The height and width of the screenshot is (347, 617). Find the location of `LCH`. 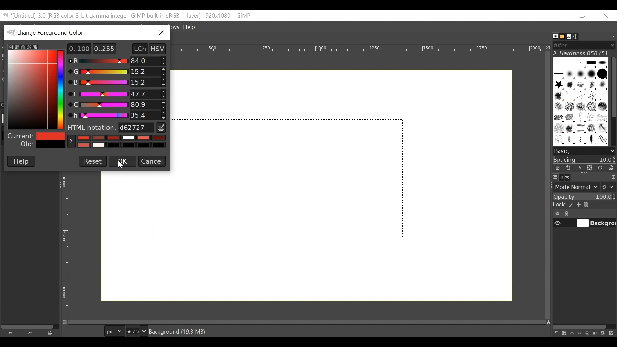

LCH is located at coordinates (137, 49).